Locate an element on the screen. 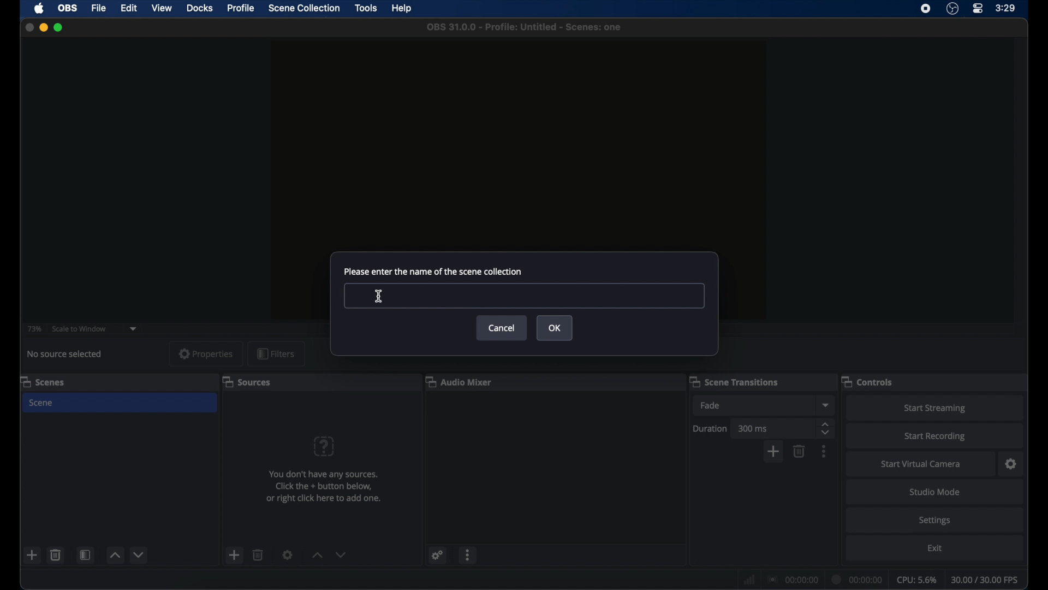  open scene filter is located at coordinates (84, 555).